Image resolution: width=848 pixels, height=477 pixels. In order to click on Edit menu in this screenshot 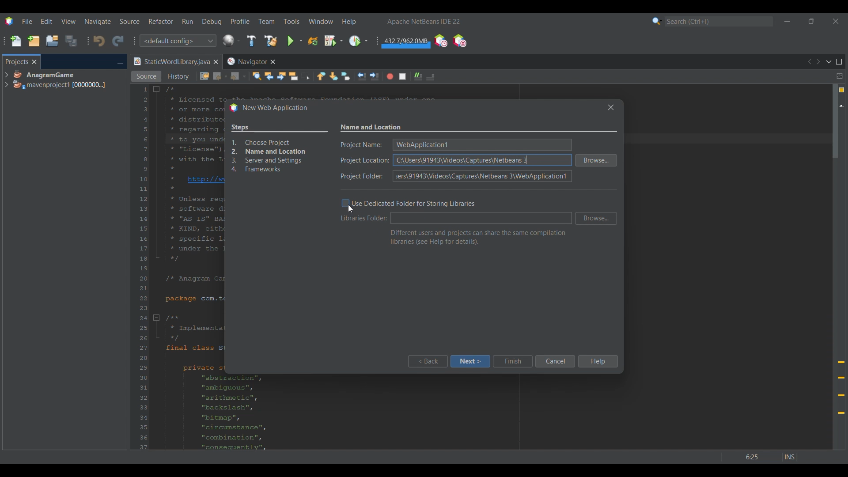, I will do `click(46, 22)`.